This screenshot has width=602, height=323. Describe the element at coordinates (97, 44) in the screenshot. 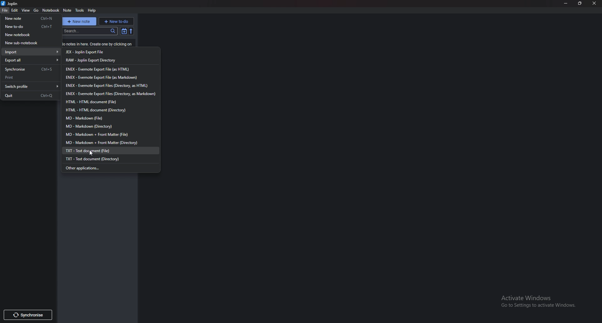

I see `Info` at that location.